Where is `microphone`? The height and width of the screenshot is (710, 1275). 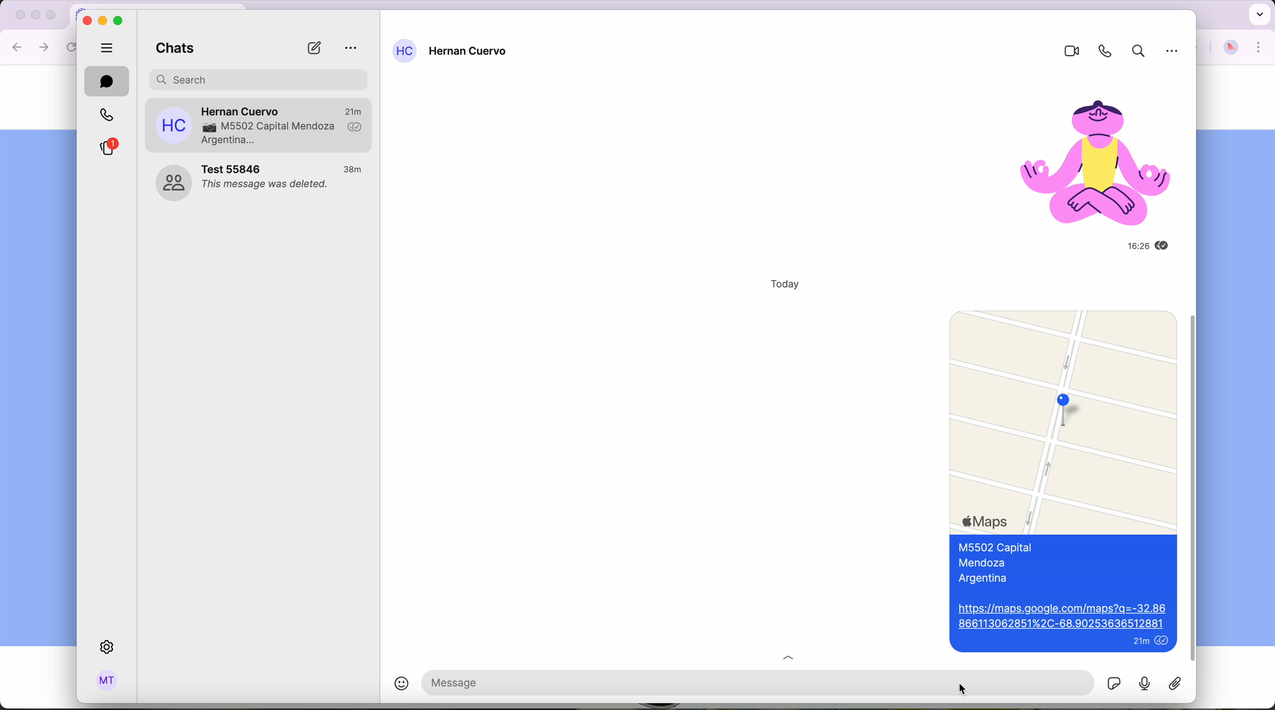
microphone is located at coordinates (1145, 683).